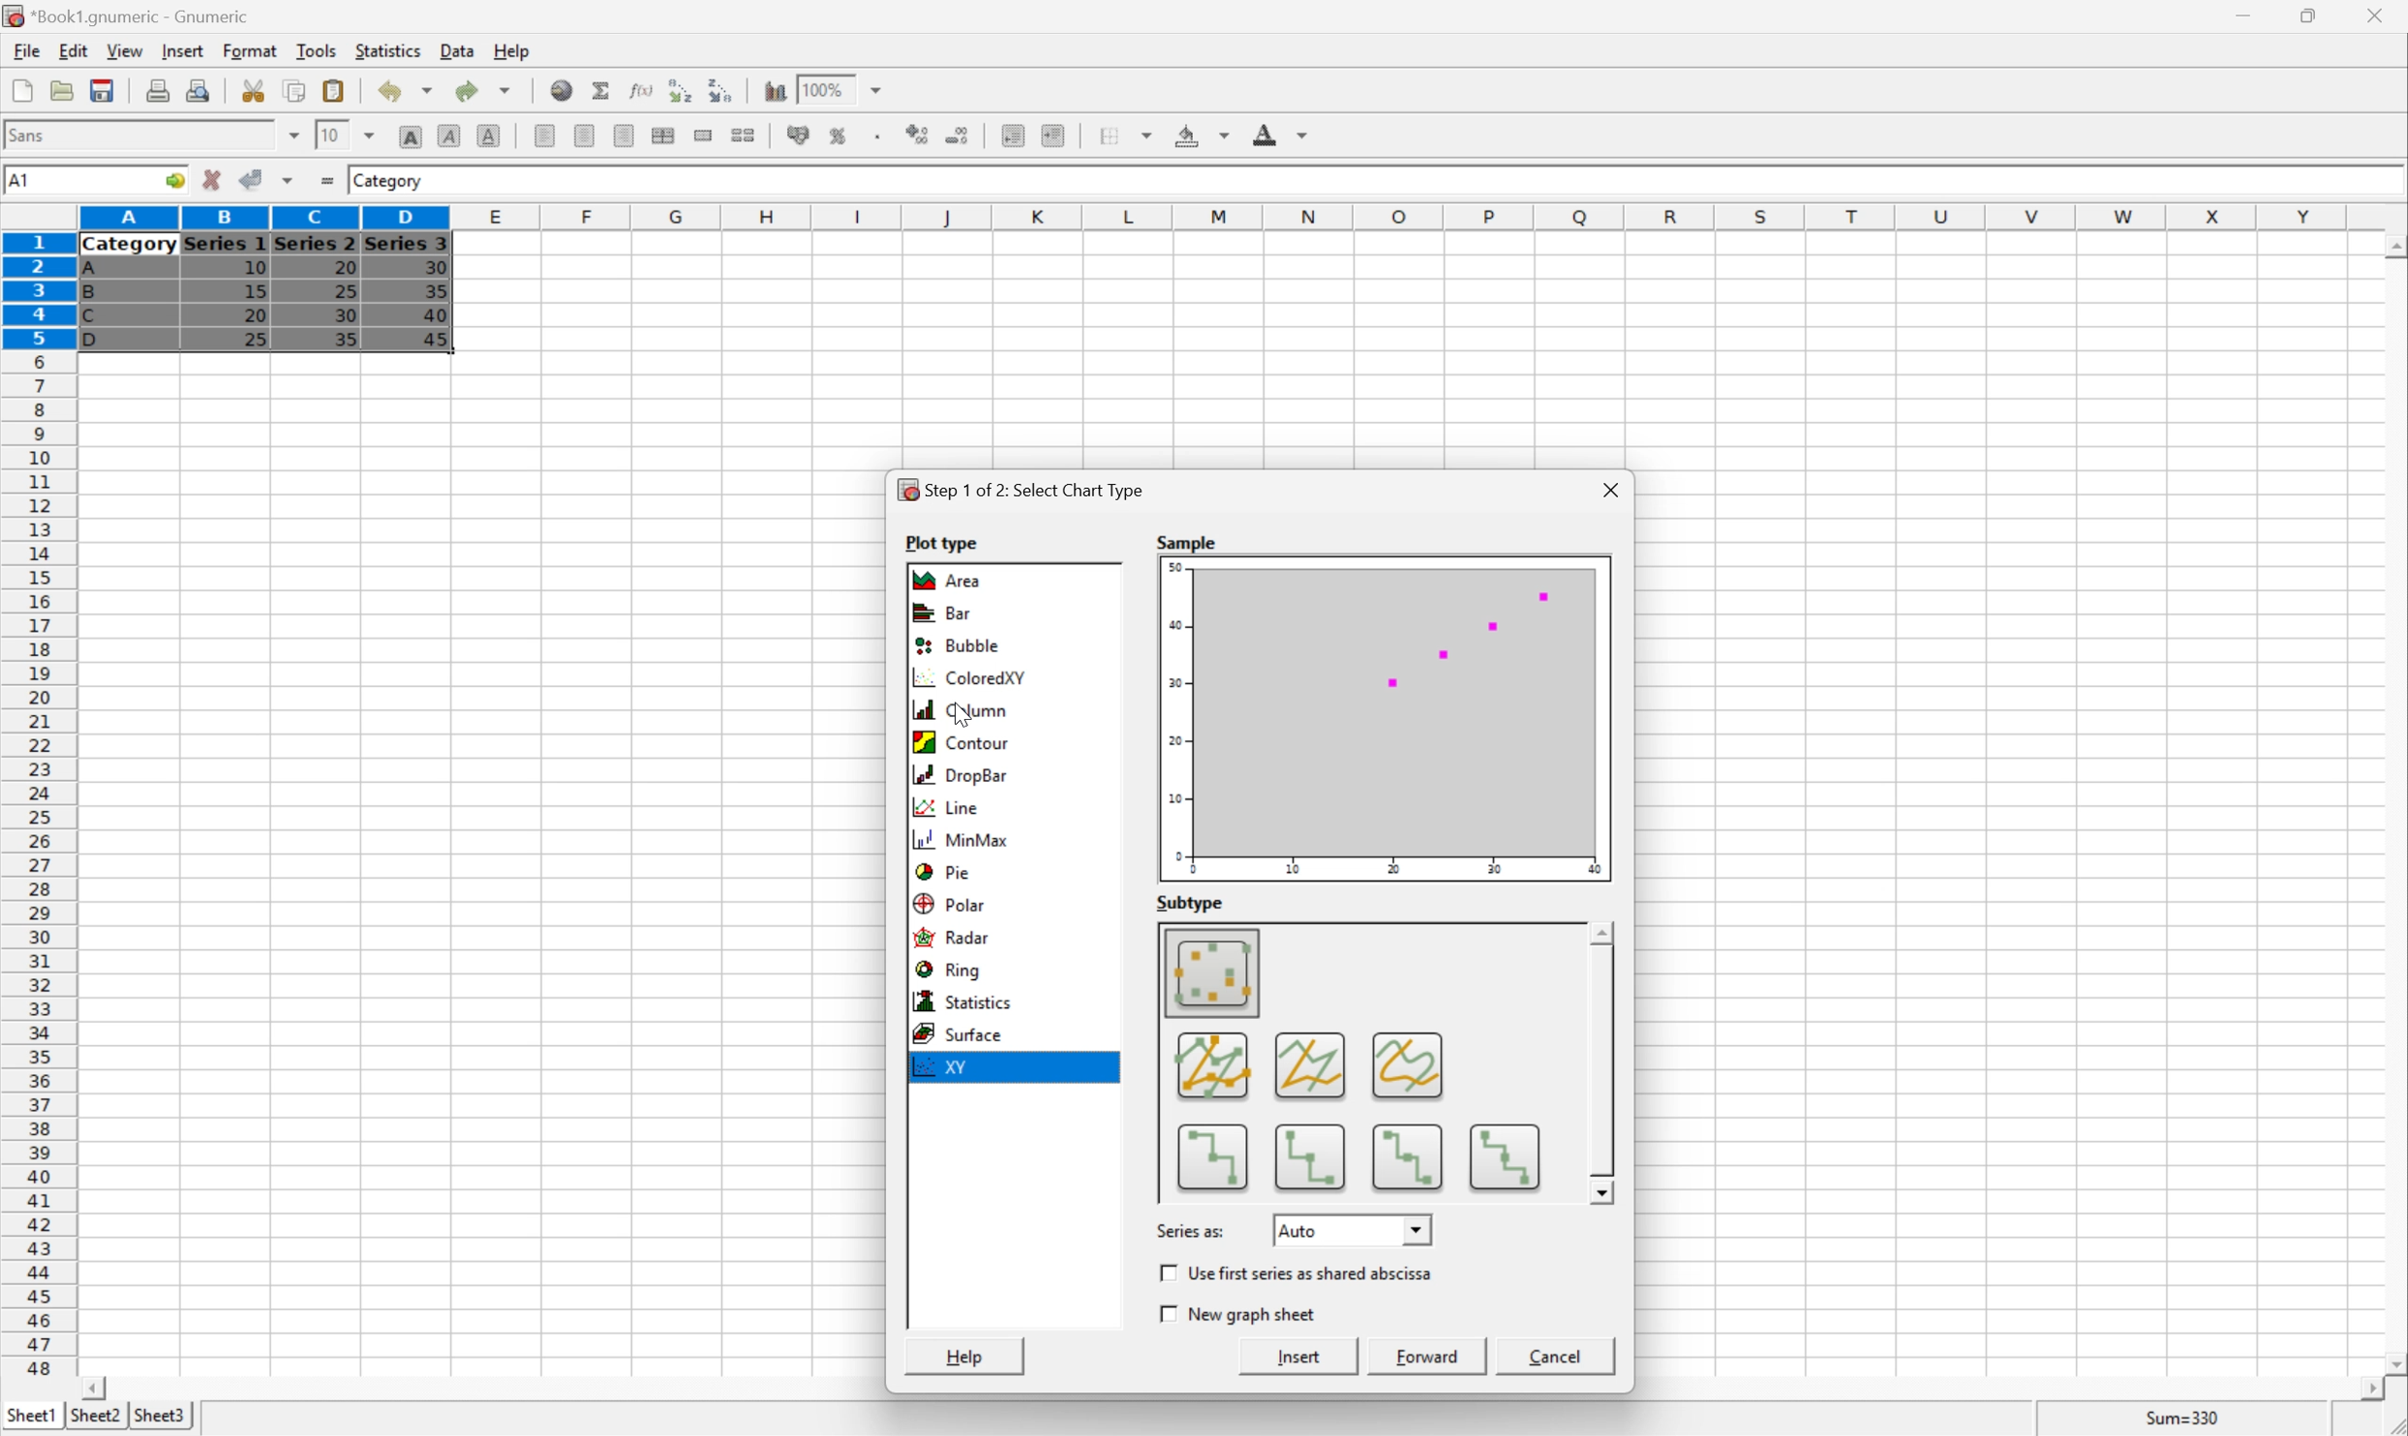  I want to click on Sheet1, so click(30, 1417).